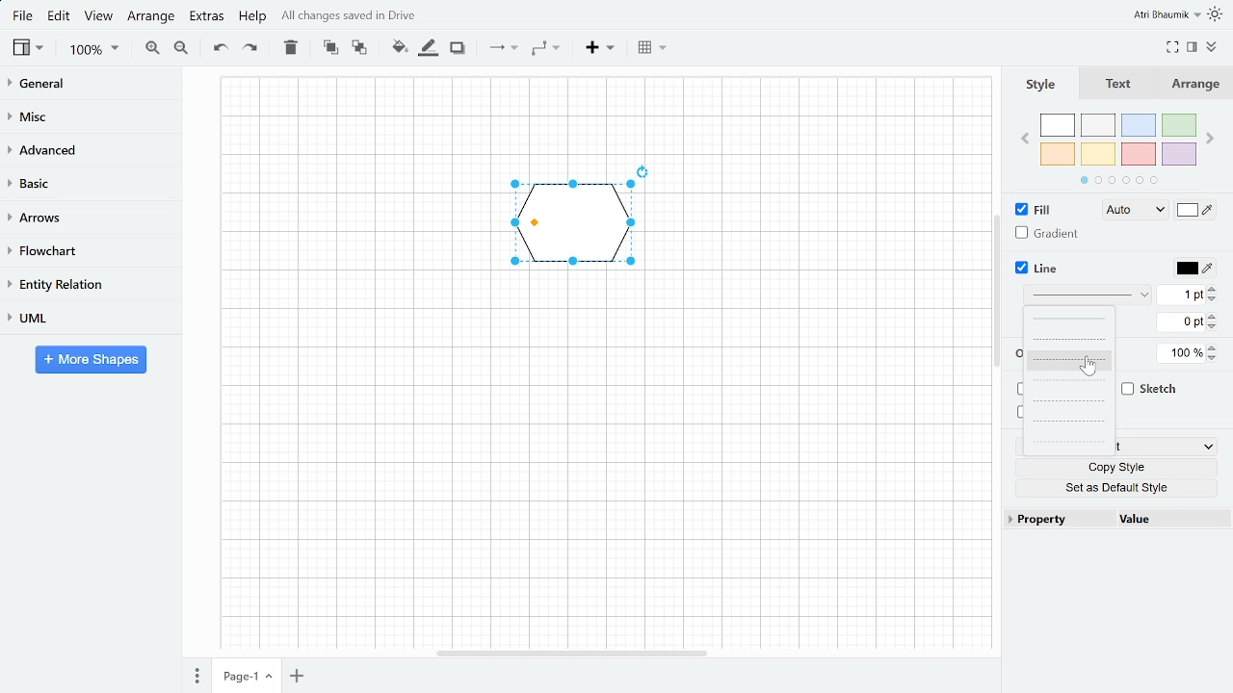 The width and height of the screenshot is (1233, 693). What do you see at coordinates (1192, 44) in the screenshot?
I see `Format` at bounding box center [1192, 44].